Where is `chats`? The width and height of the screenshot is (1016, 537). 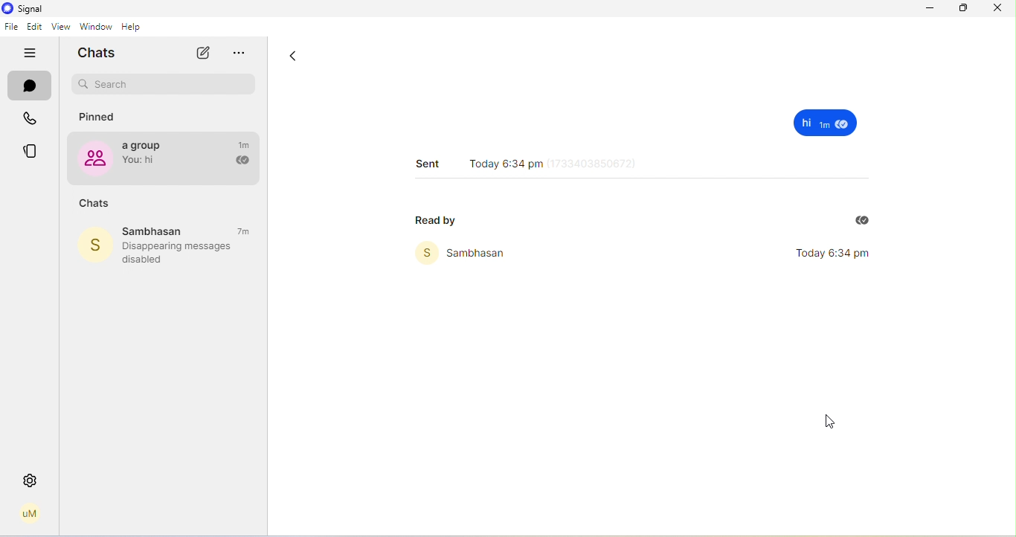
chats is located at coordinates (101, 53).